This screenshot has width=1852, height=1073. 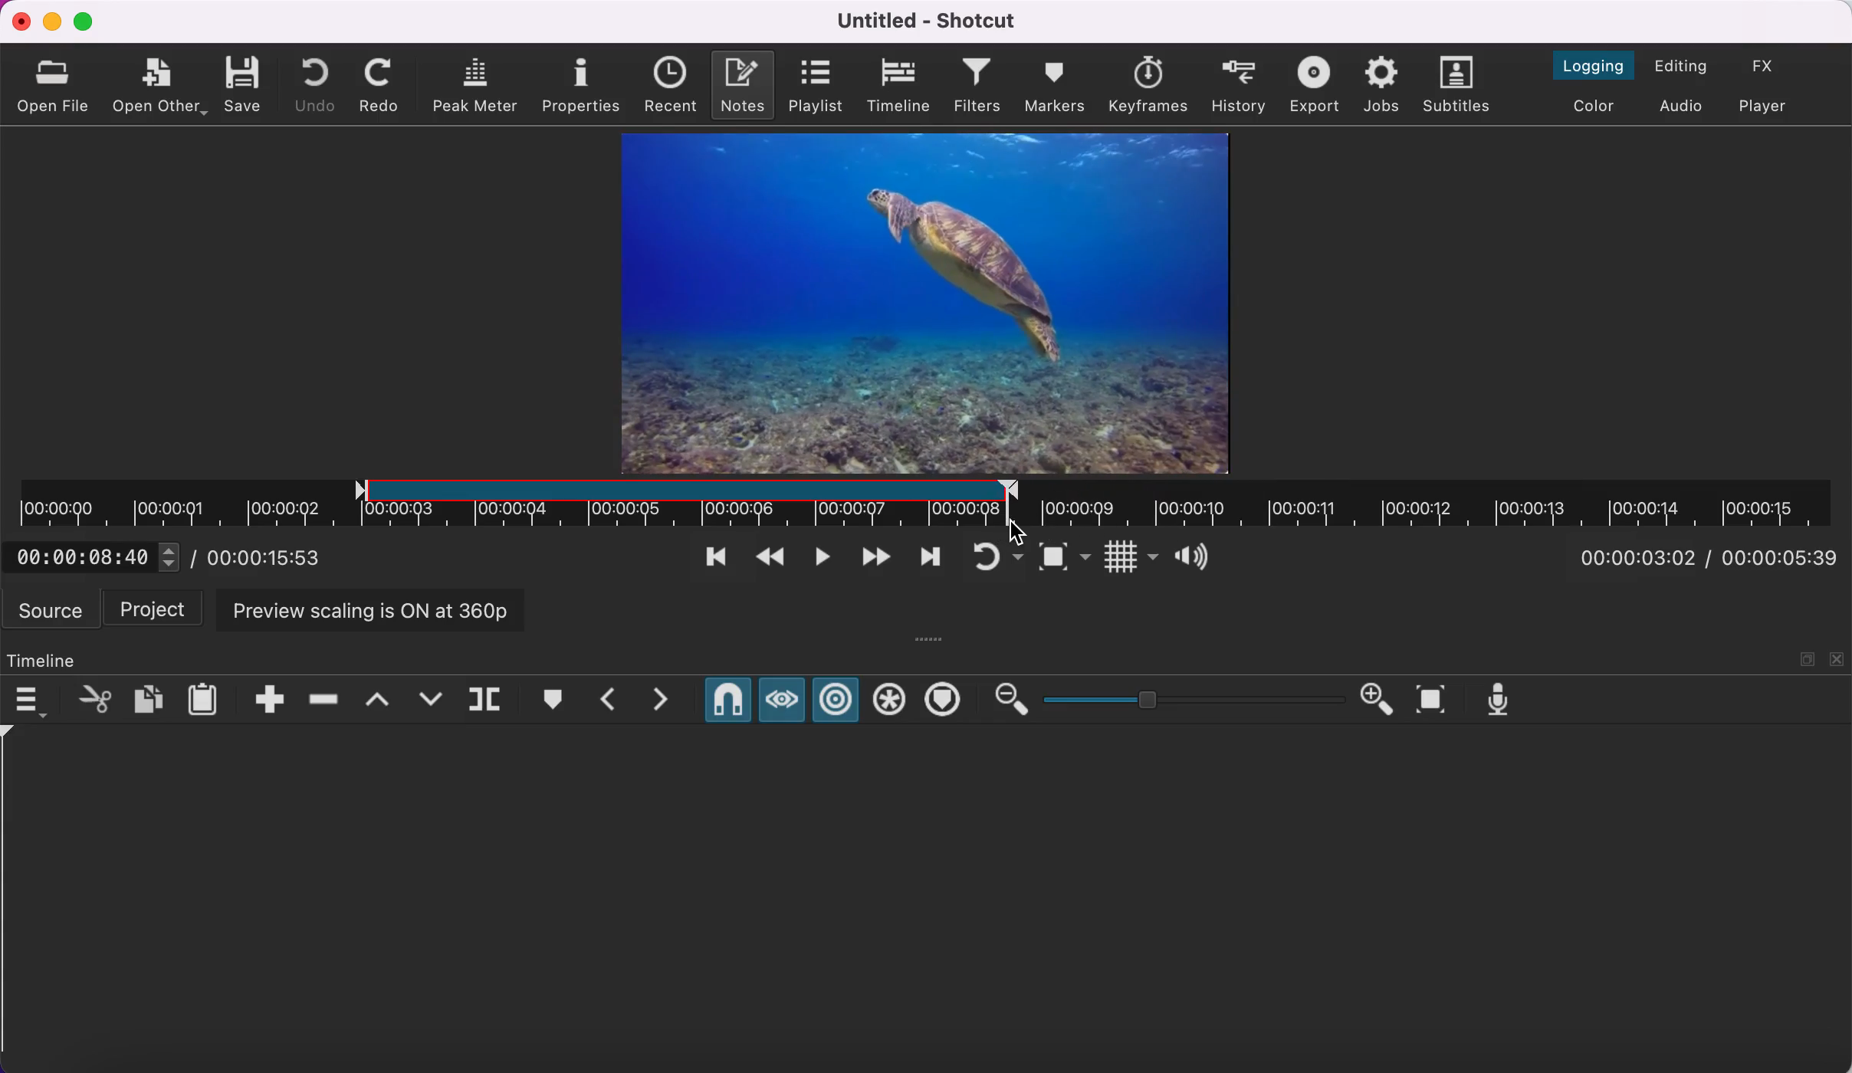 What do you see at coordinates (1462, 85) in the screenshot?
I see `subtitles` at bounding box center [1462, 85].